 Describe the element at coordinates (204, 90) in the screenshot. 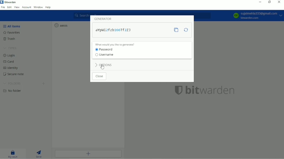

I see `bitwarden` at that location.